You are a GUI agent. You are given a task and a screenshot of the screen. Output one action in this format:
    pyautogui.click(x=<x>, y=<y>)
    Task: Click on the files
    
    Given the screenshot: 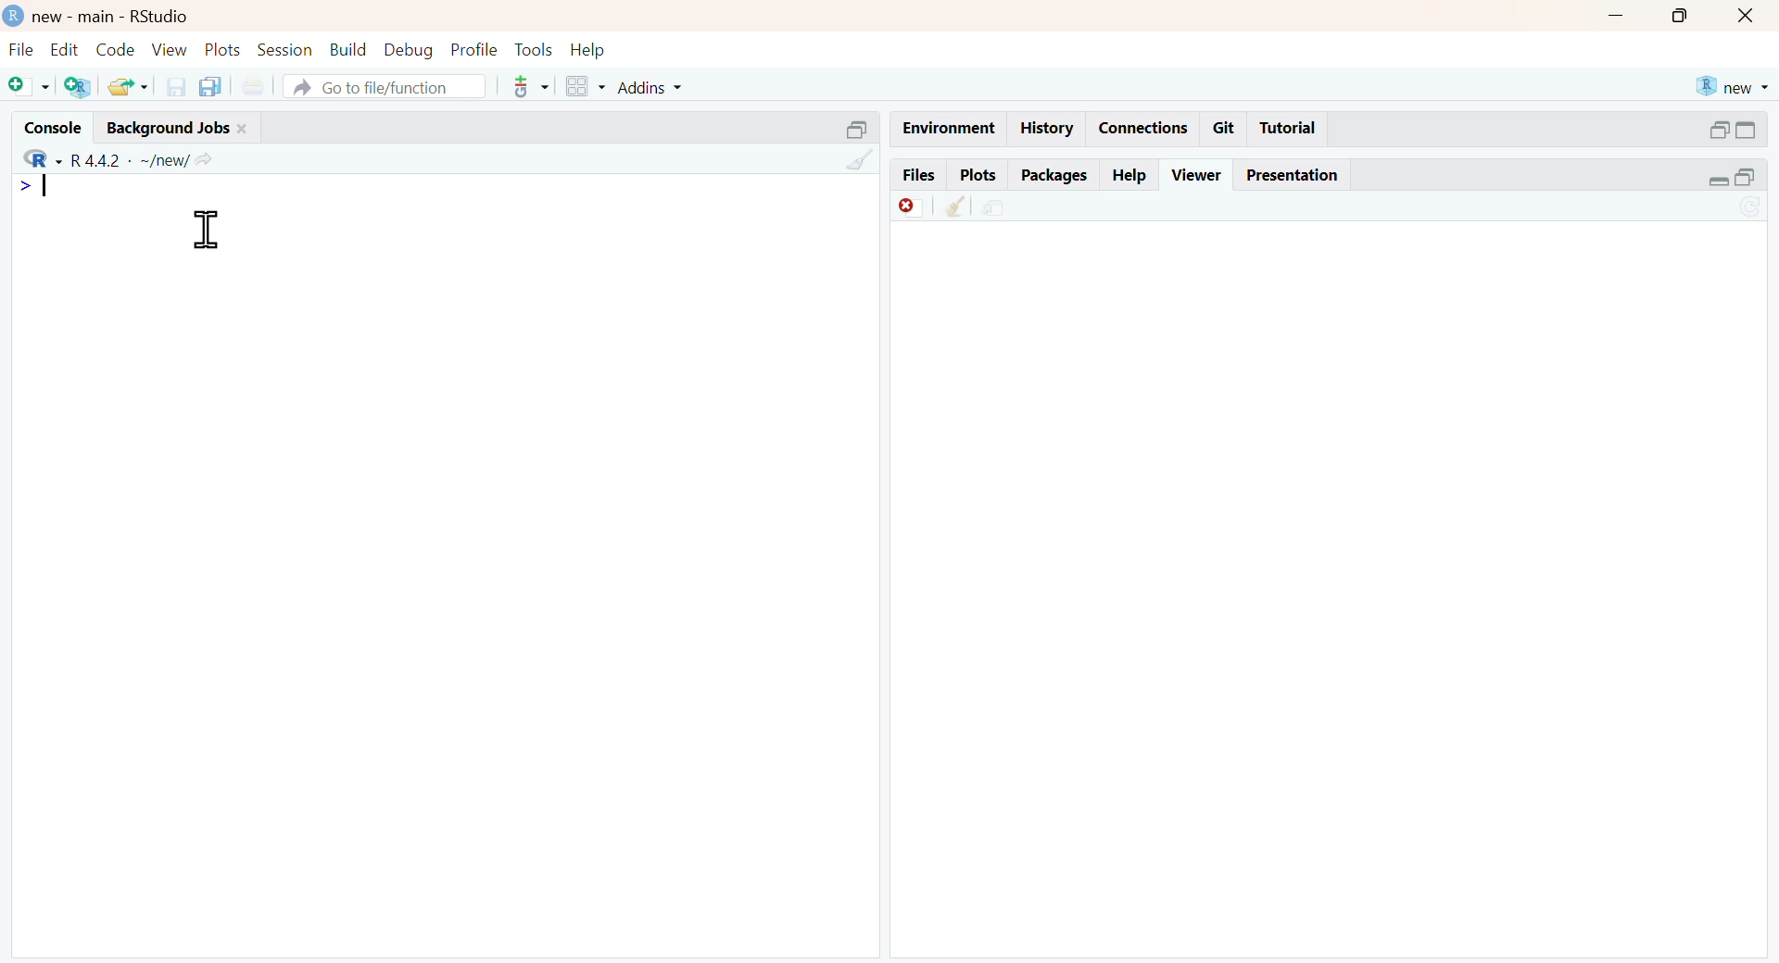 What is the action you would take?
    pyautogui.click(x=919, y=174)
    